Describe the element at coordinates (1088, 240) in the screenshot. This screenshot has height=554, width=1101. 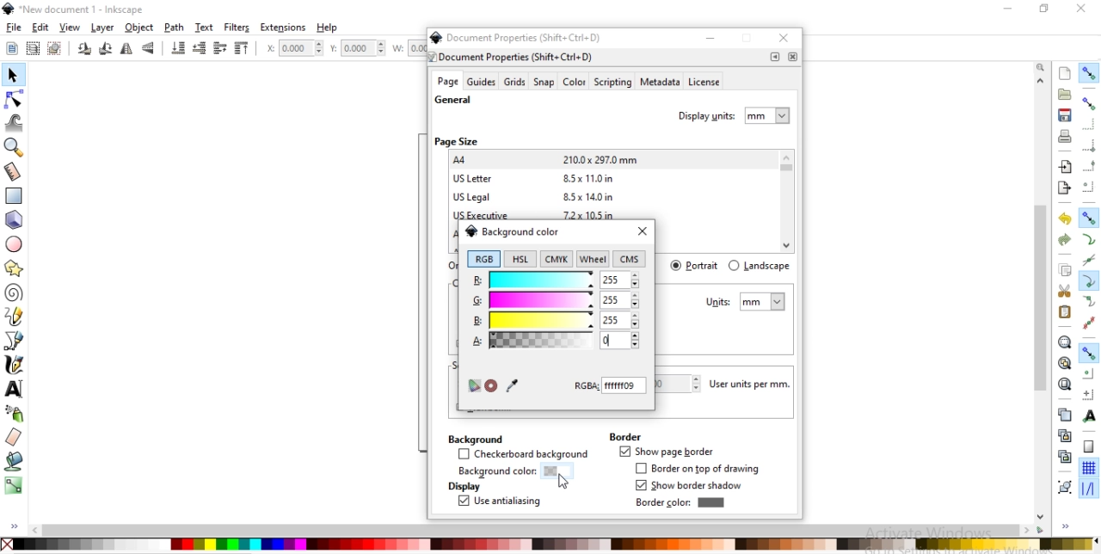
I see `snap to paths` at that location.